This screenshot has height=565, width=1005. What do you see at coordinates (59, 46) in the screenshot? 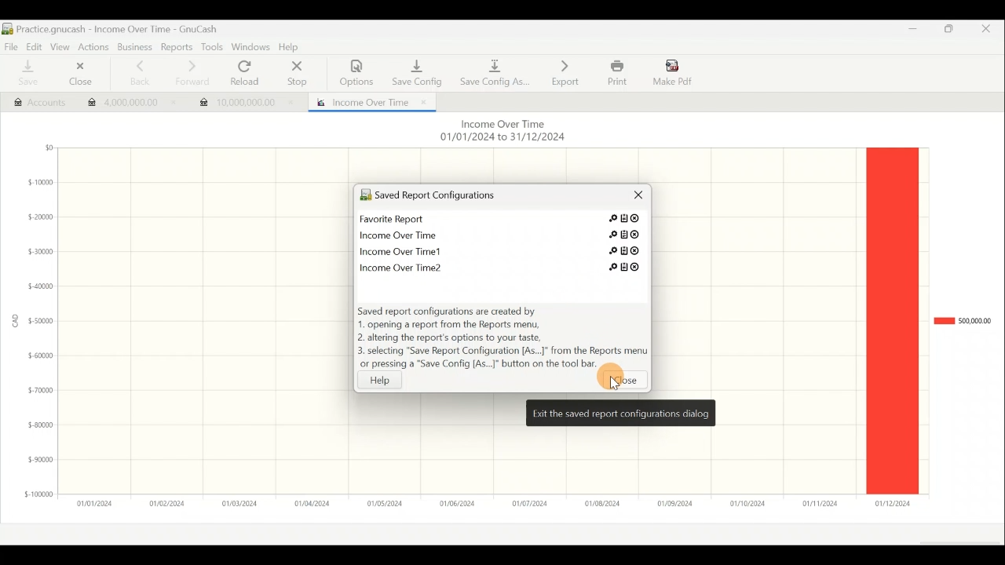
I see `View` at bounding box center [59, 46].